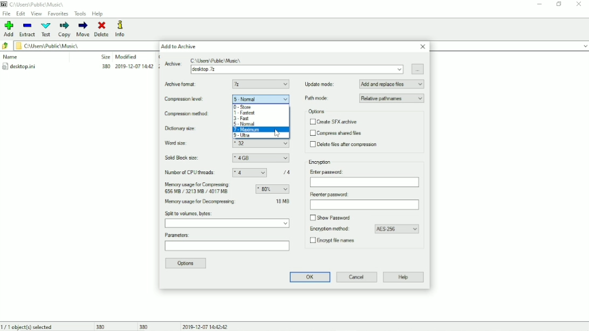  I want to click on Relative pathnames, so click(392, 98).